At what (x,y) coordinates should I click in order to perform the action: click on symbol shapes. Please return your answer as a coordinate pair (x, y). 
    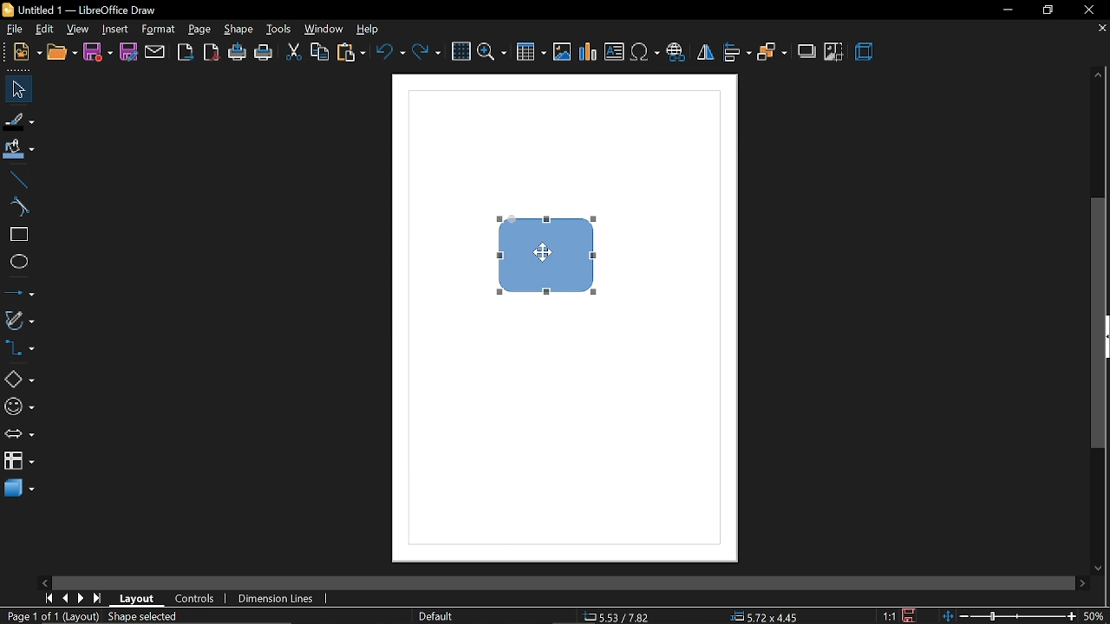
    Looking at the image, I should click on (18, 406).